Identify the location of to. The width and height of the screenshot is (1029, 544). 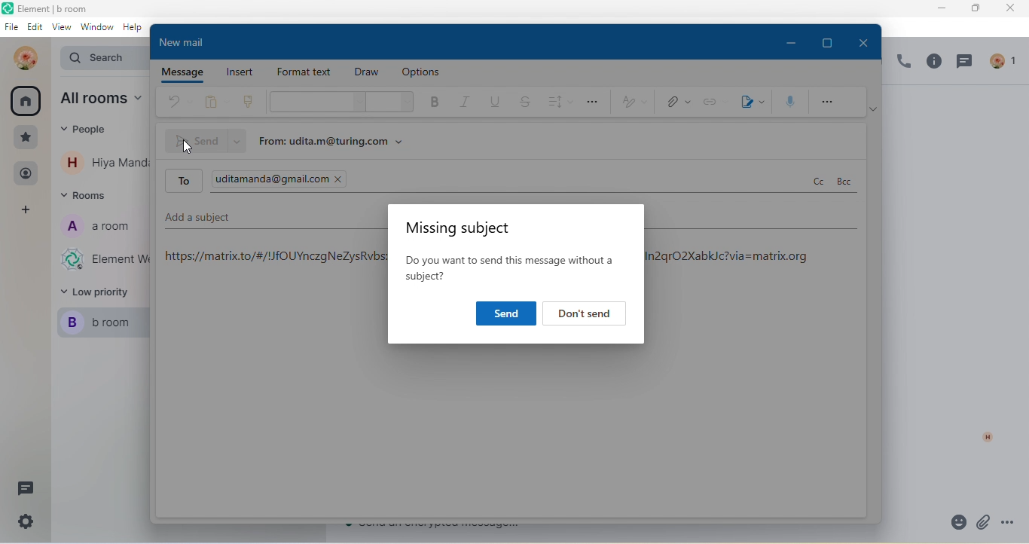
(511, 180).